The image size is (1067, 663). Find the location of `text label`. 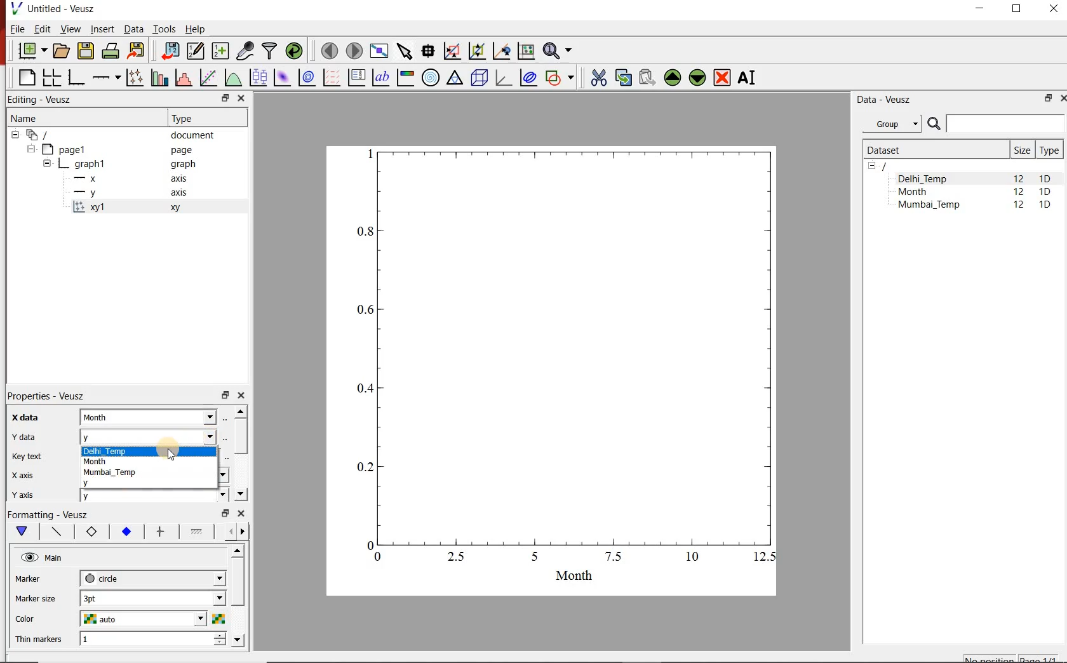

text label is located at coordinates (380, 77).